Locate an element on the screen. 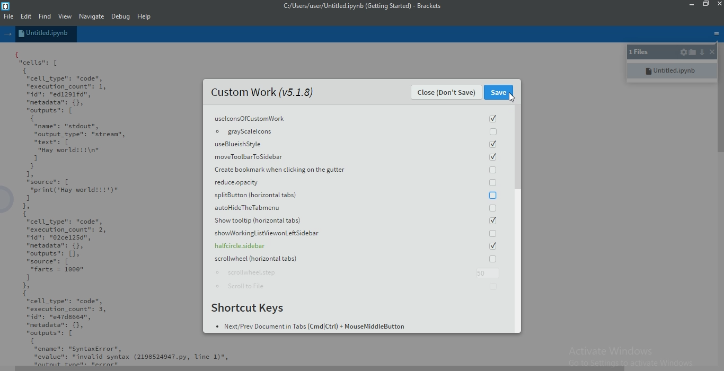 Image resolution: width=724 pixels, height=371 pixels. useBlueish Style is located at coordinates (356, 145).